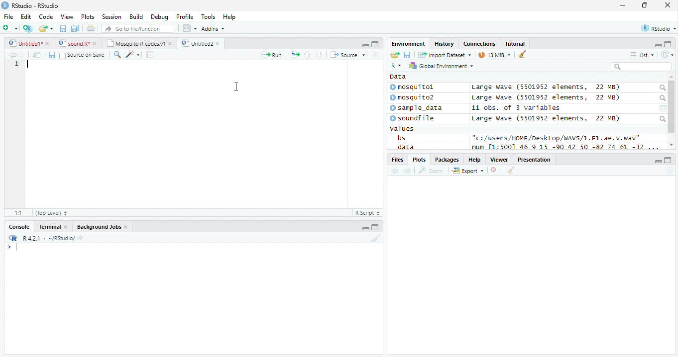 Image resolution: width=678 pixels, height=357 pixels. I want to click on Untitled2, so click(202, 44).